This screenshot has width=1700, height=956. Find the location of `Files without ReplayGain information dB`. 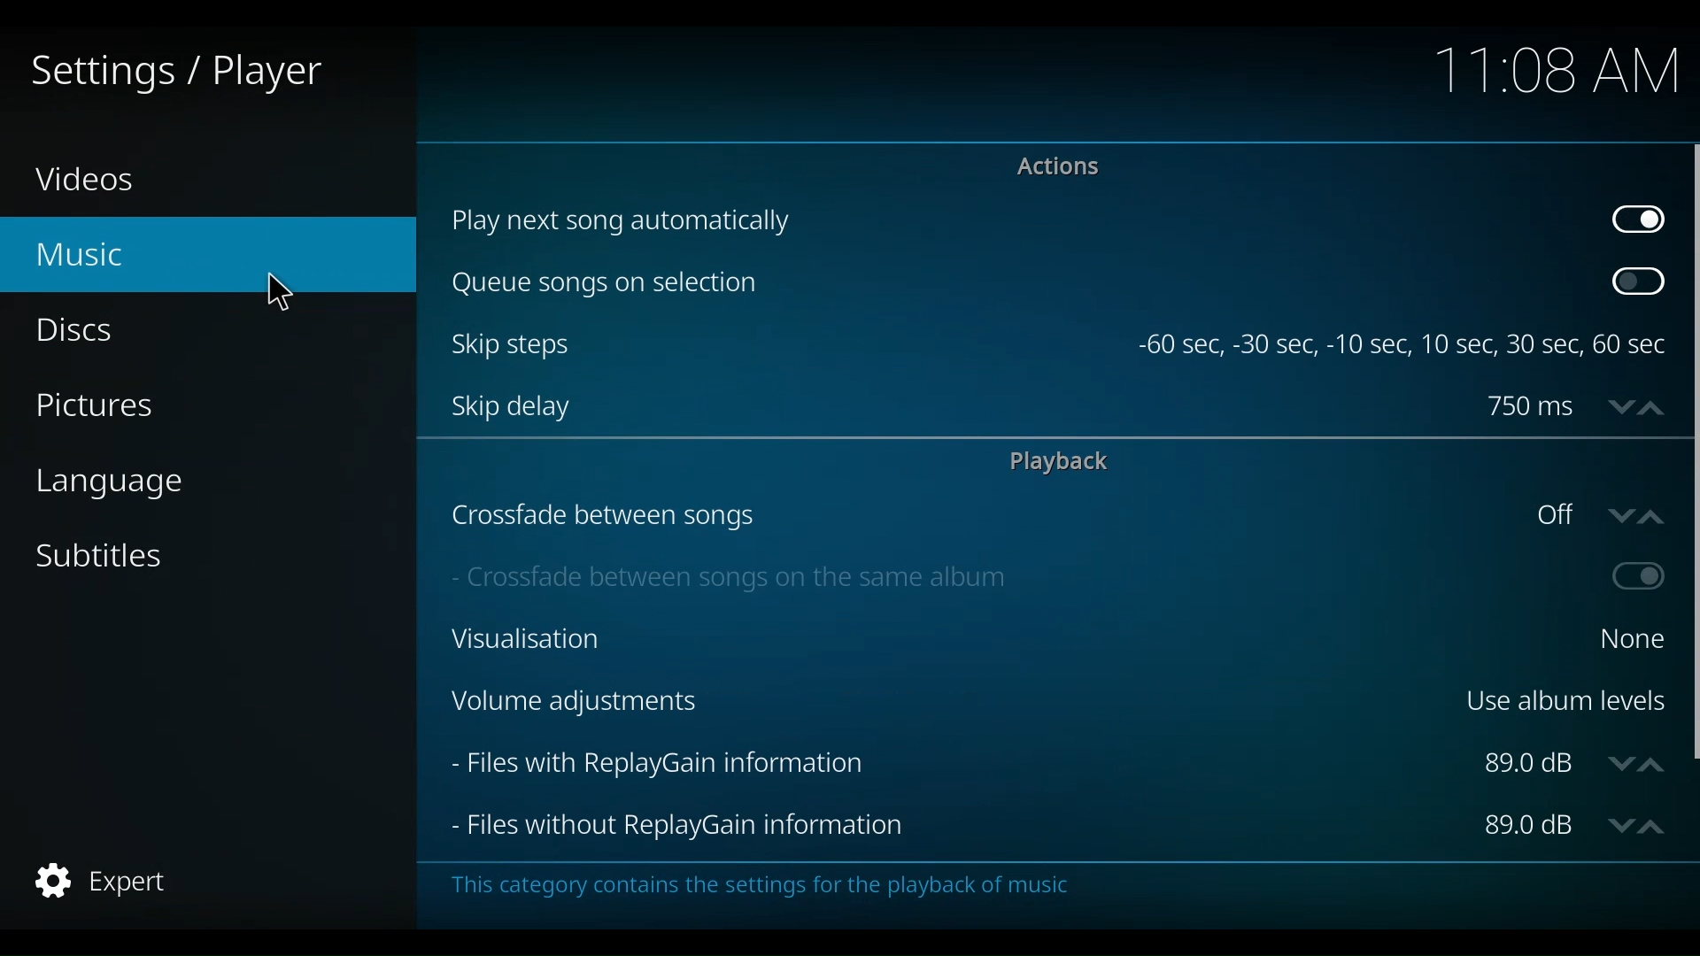

Files without ReplayGain information dB is located at coordinates (1529, 827).